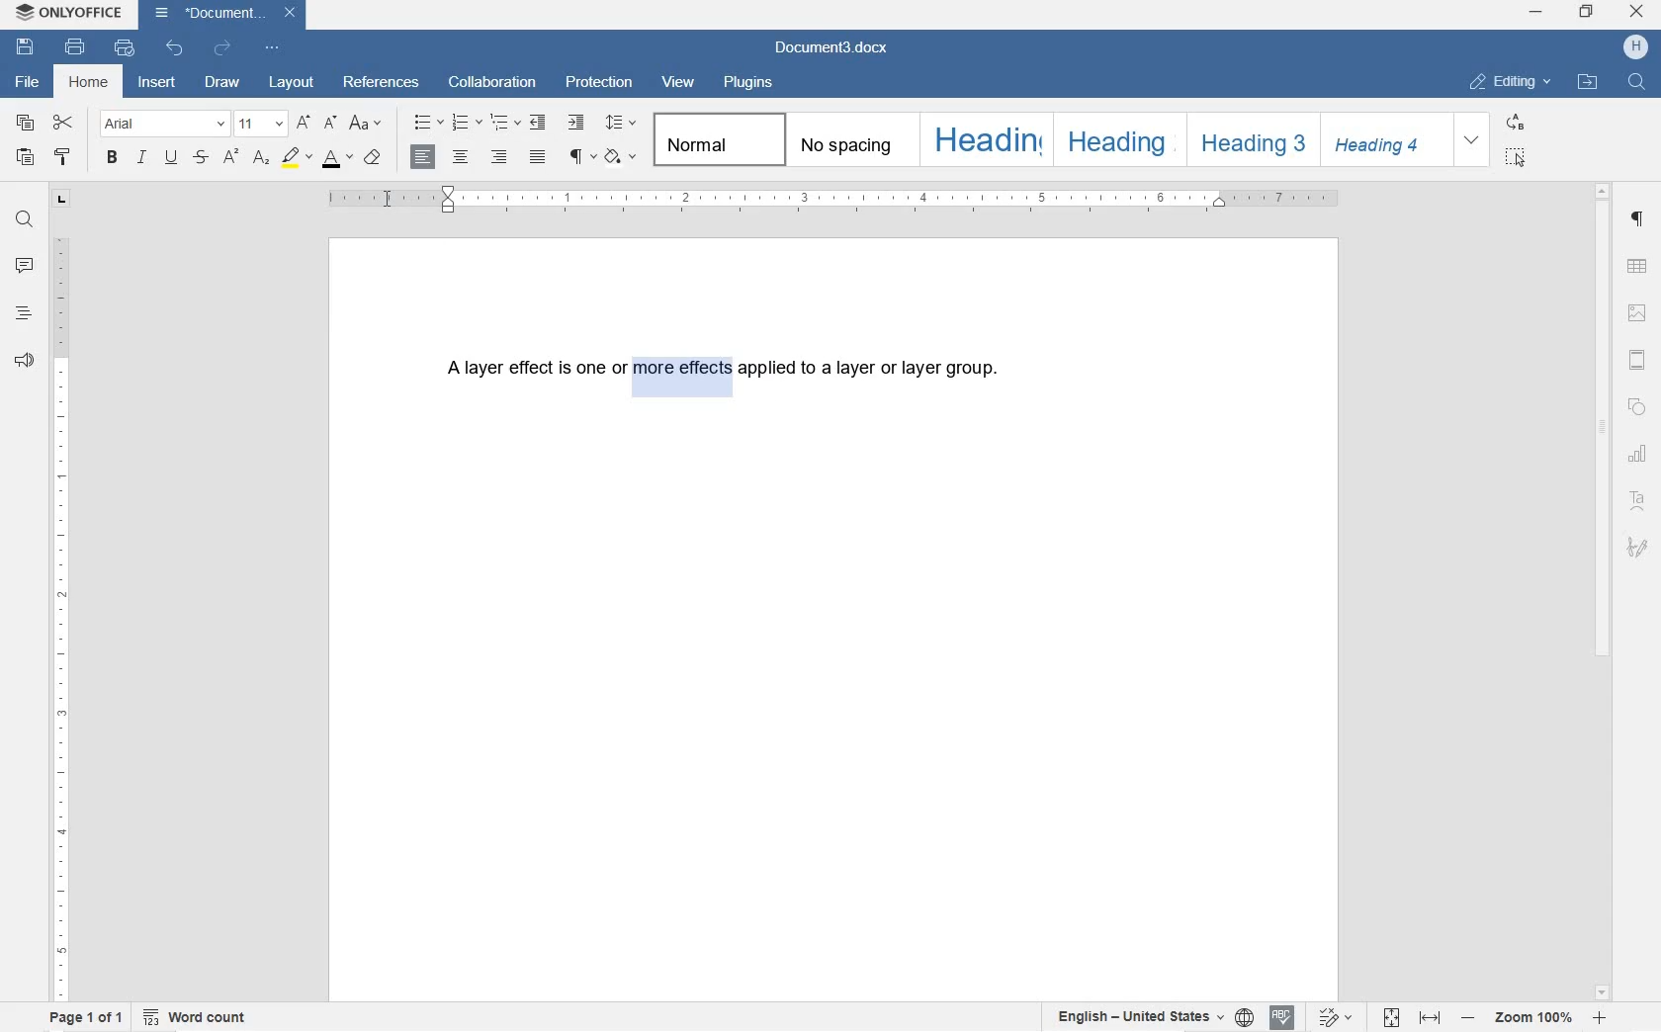 Image resolution: width=1661 pixels, height=1032 pixels. What do you see at coordinates (846, 139) in the screenshot?
I see `NO SPACING` at bounding box center [846, 139].